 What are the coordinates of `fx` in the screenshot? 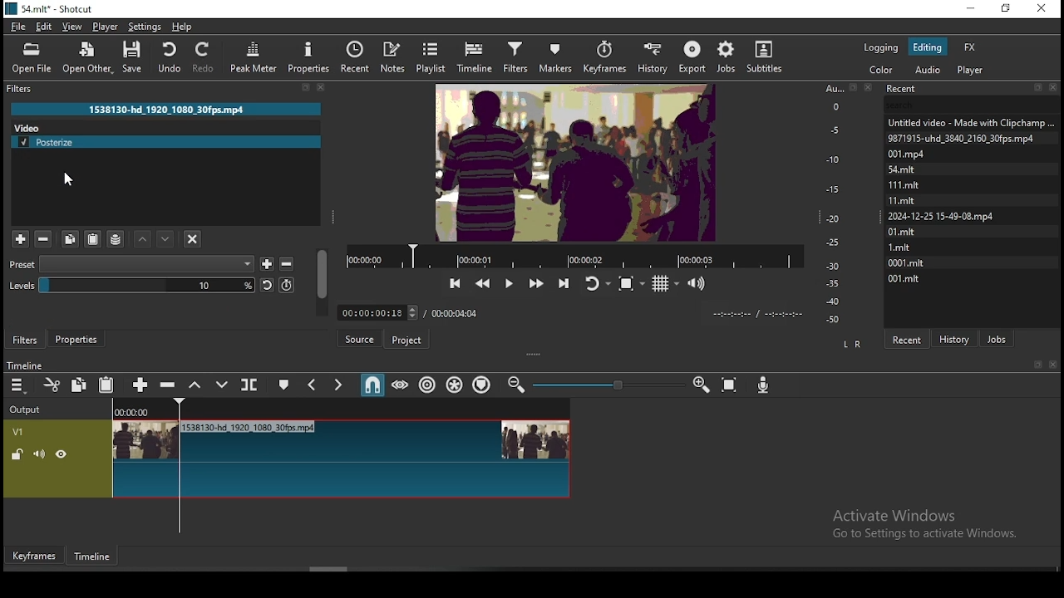 It's located at (975, 47).